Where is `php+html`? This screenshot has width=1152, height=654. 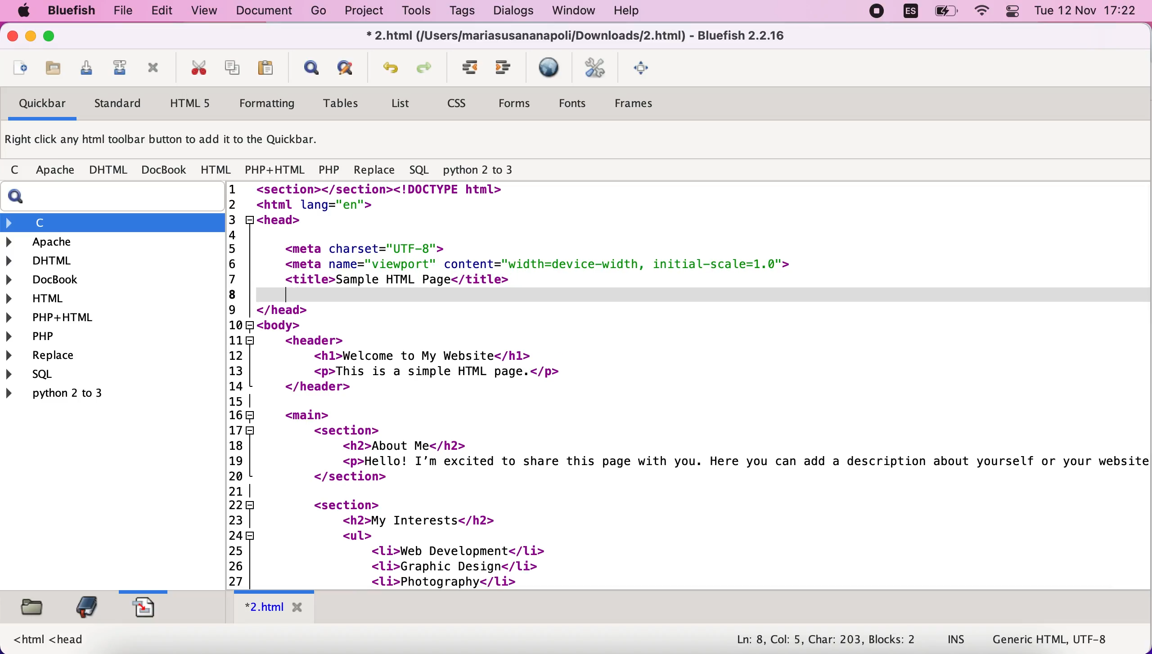
php+html is located at coordinates (108, 318).